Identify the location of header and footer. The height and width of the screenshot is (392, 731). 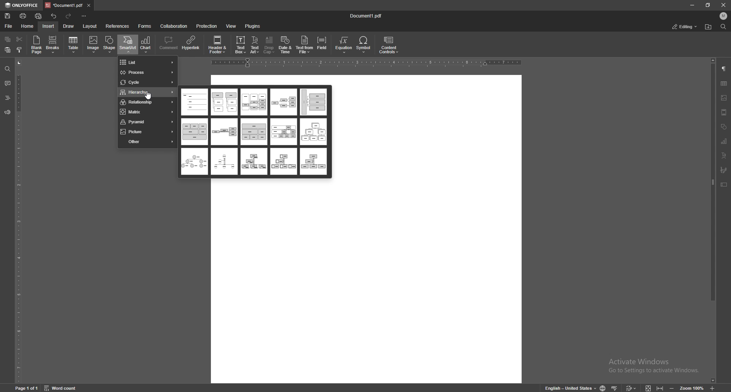
(725, 113).